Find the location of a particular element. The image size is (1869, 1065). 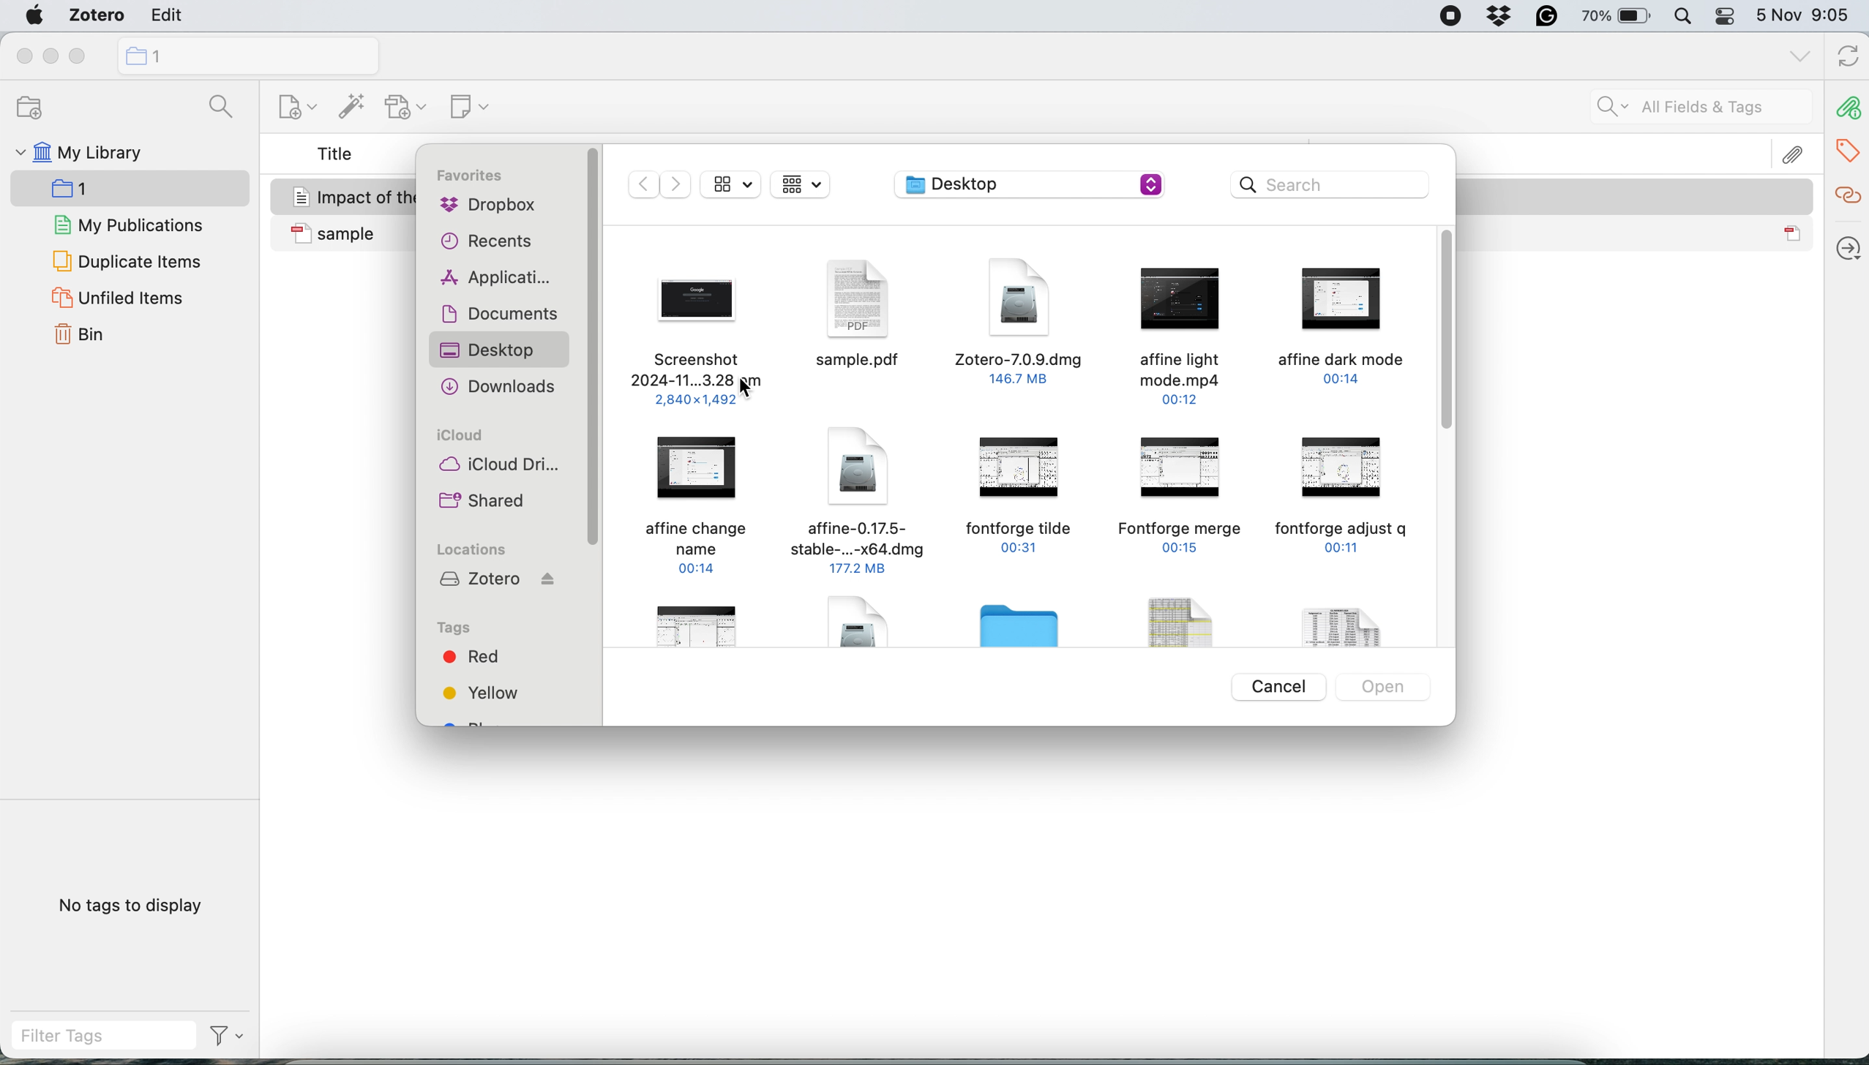

battery is located at coordinates (1611, 15).